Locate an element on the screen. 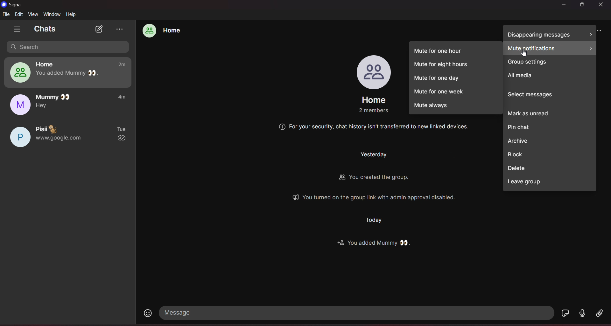 This screenshot has width=611, height=326. mute for one week is located at coordinates (455, 92).